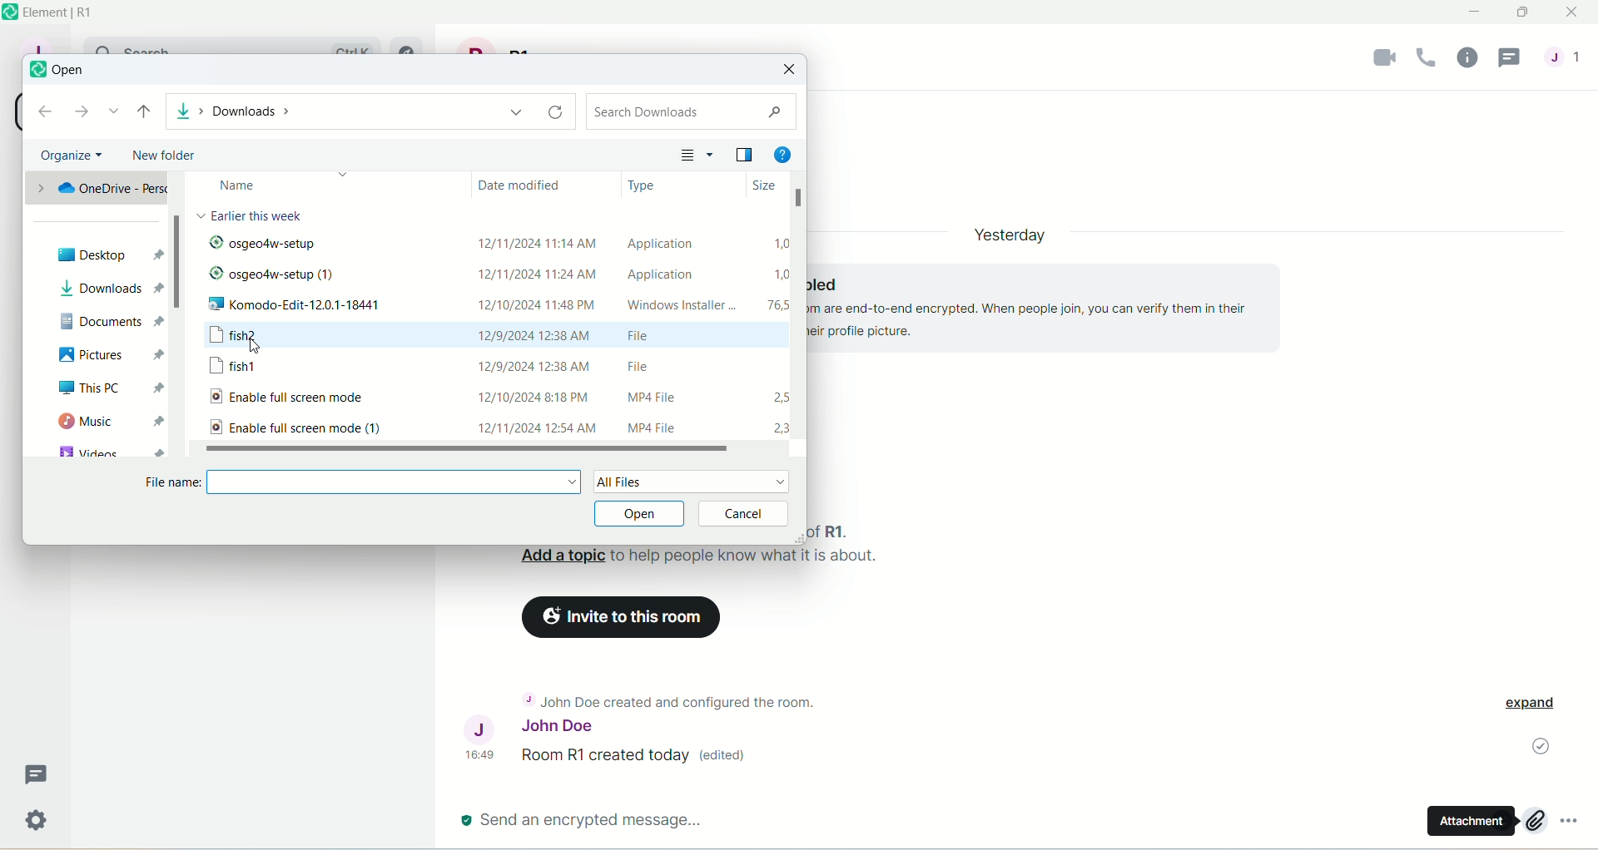  What do you see at coordinates (39, 773) in the screenshot?
I see `Message` at bounding box center [39, 773].